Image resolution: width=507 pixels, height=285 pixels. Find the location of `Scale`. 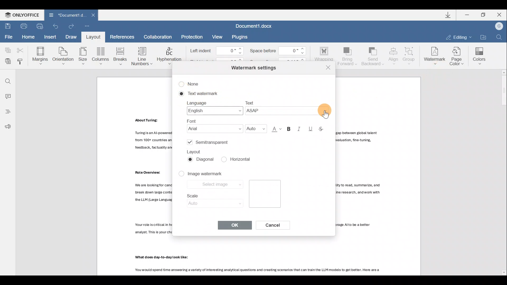

Scale is located at coordinates (211, 200).